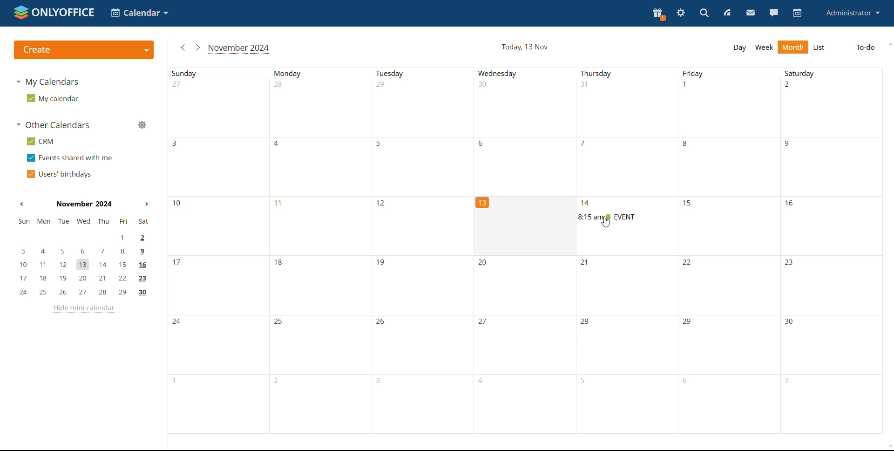 The width and height of the screenshot is (894, 451). Describe the element at coordinates (39, 142) in the screenshot. I see `crm` at that location.